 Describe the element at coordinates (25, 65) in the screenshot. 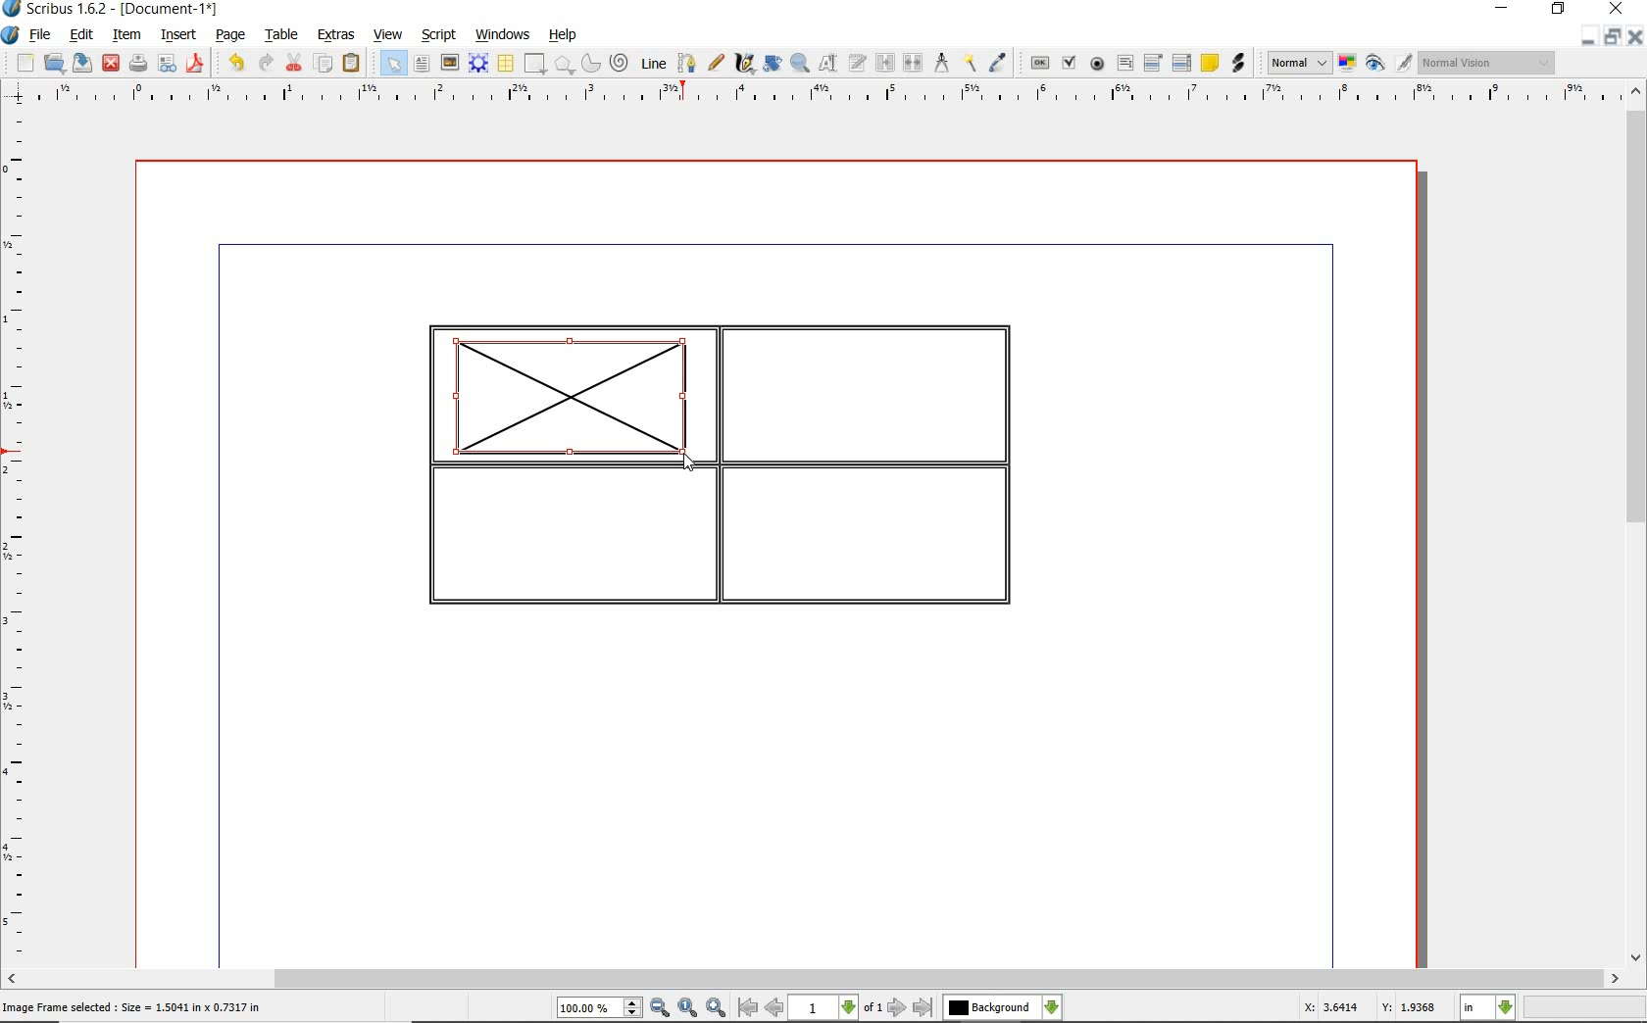

I see `new` at that location.